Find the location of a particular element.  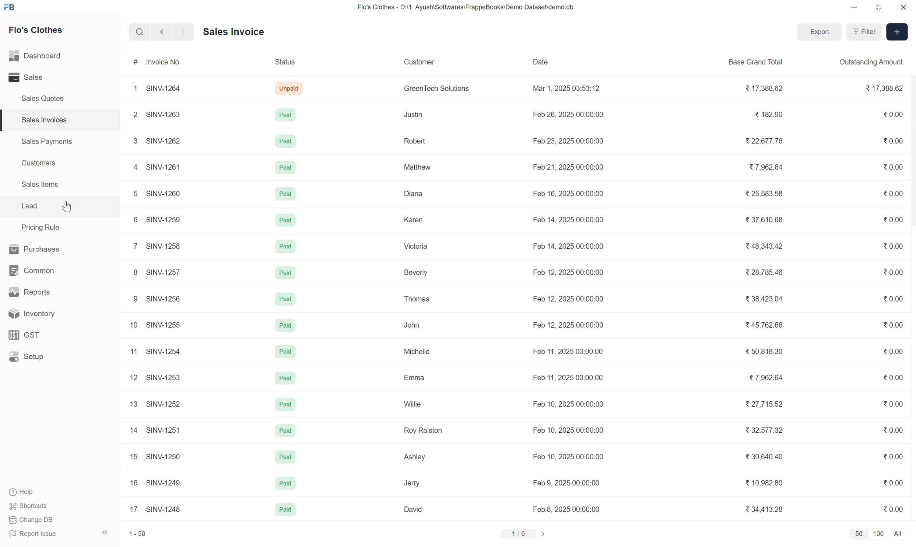

SINV-1254 is located at coordinates (164, 352).